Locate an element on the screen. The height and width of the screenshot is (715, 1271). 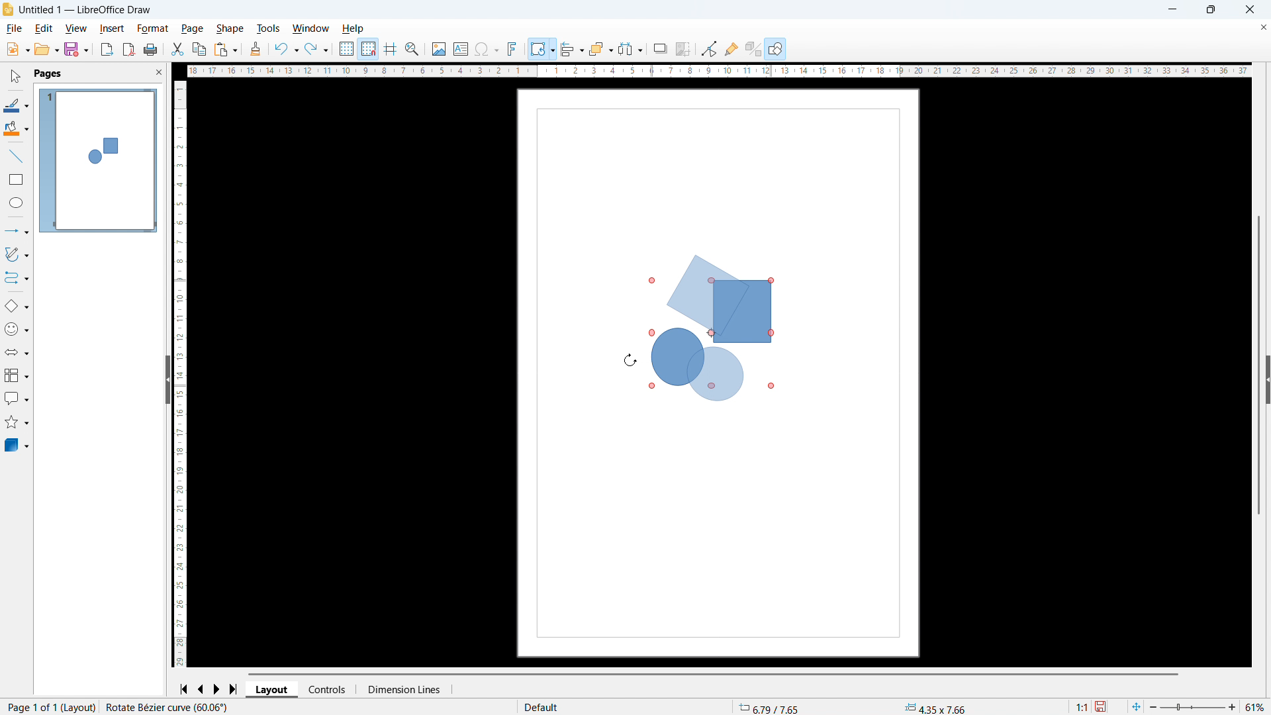
Connectors  is located at coordinates (17, 278).